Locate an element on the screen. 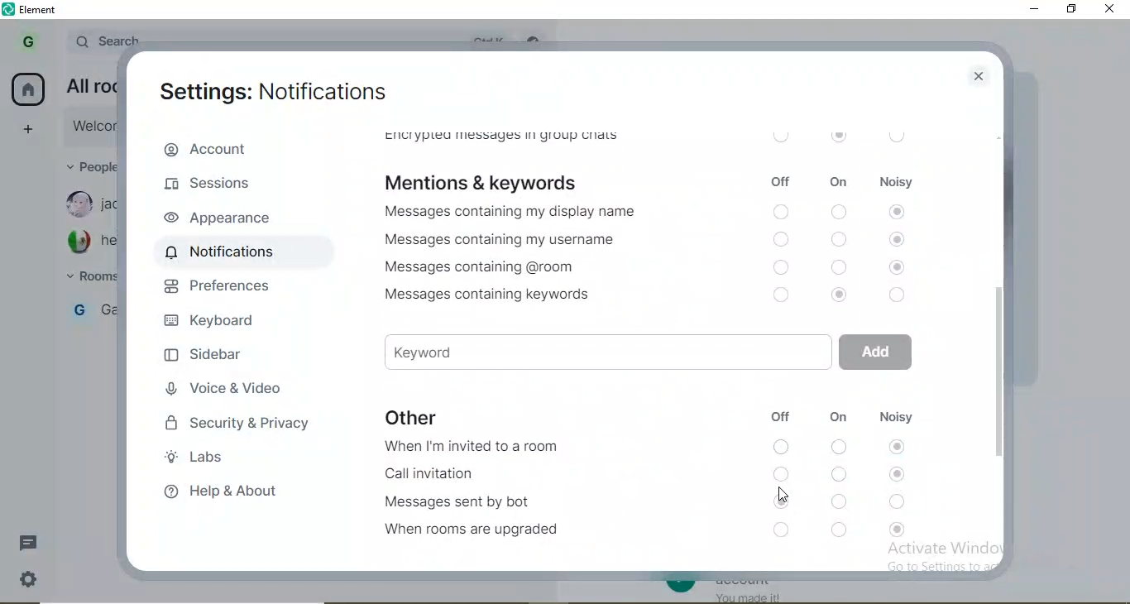  add space is located at coordinates (31, 129).